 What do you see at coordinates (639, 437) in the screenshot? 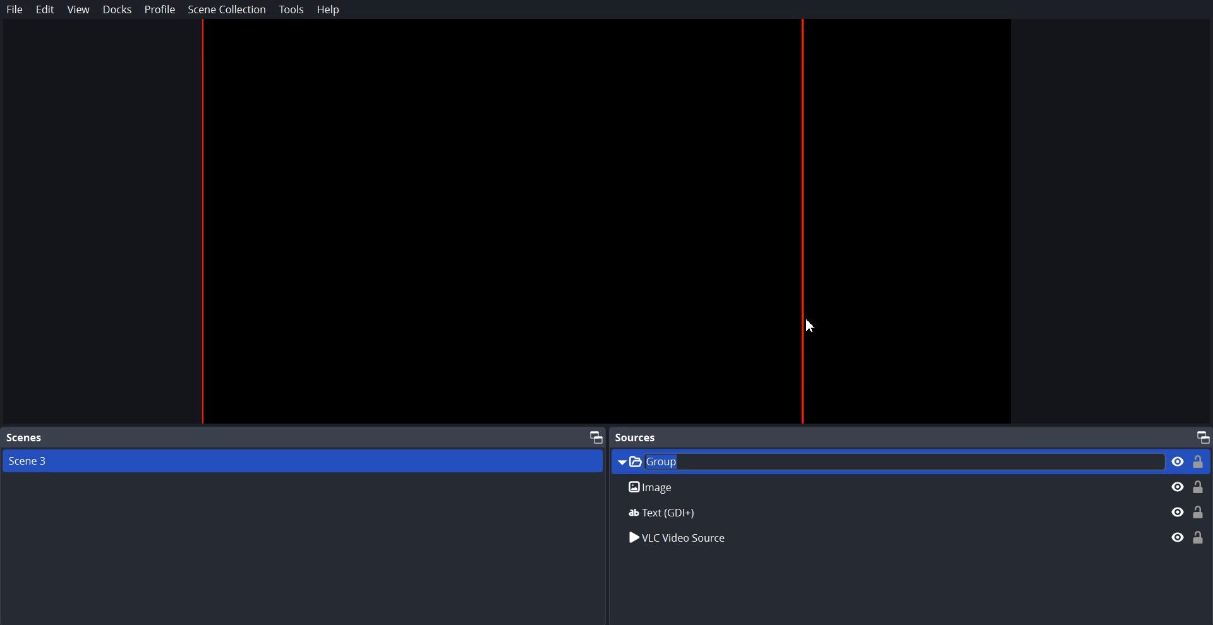
I see `Sources` at bounding box center [639, 437].